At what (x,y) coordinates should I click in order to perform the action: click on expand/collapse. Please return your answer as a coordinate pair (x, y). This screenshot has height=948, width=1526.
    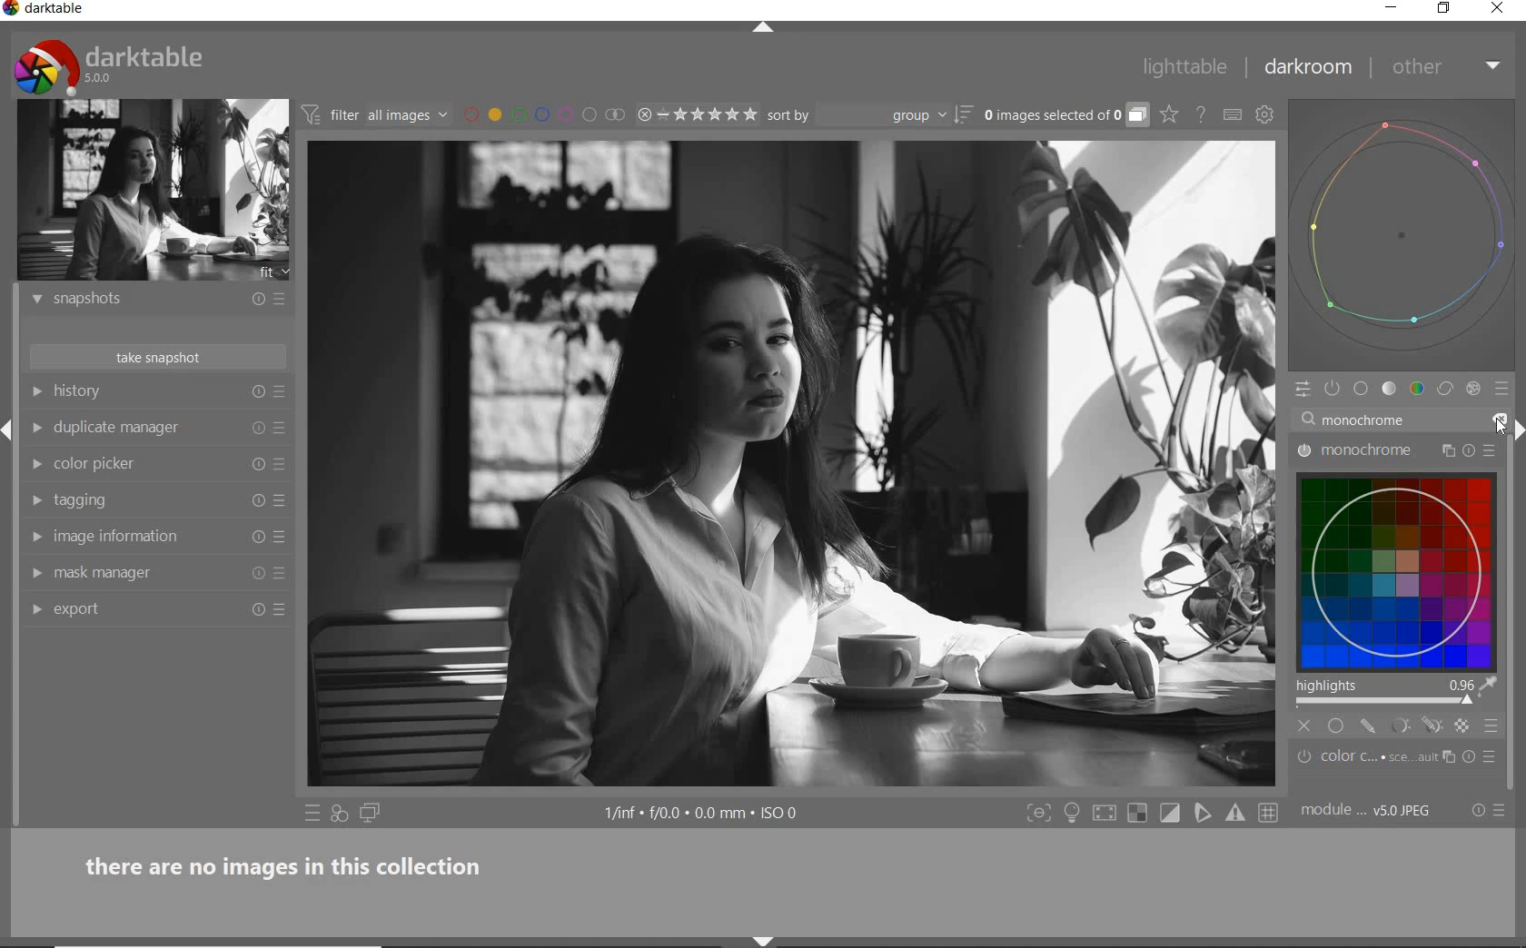
    Looking at the image, I should click on (771, 28).